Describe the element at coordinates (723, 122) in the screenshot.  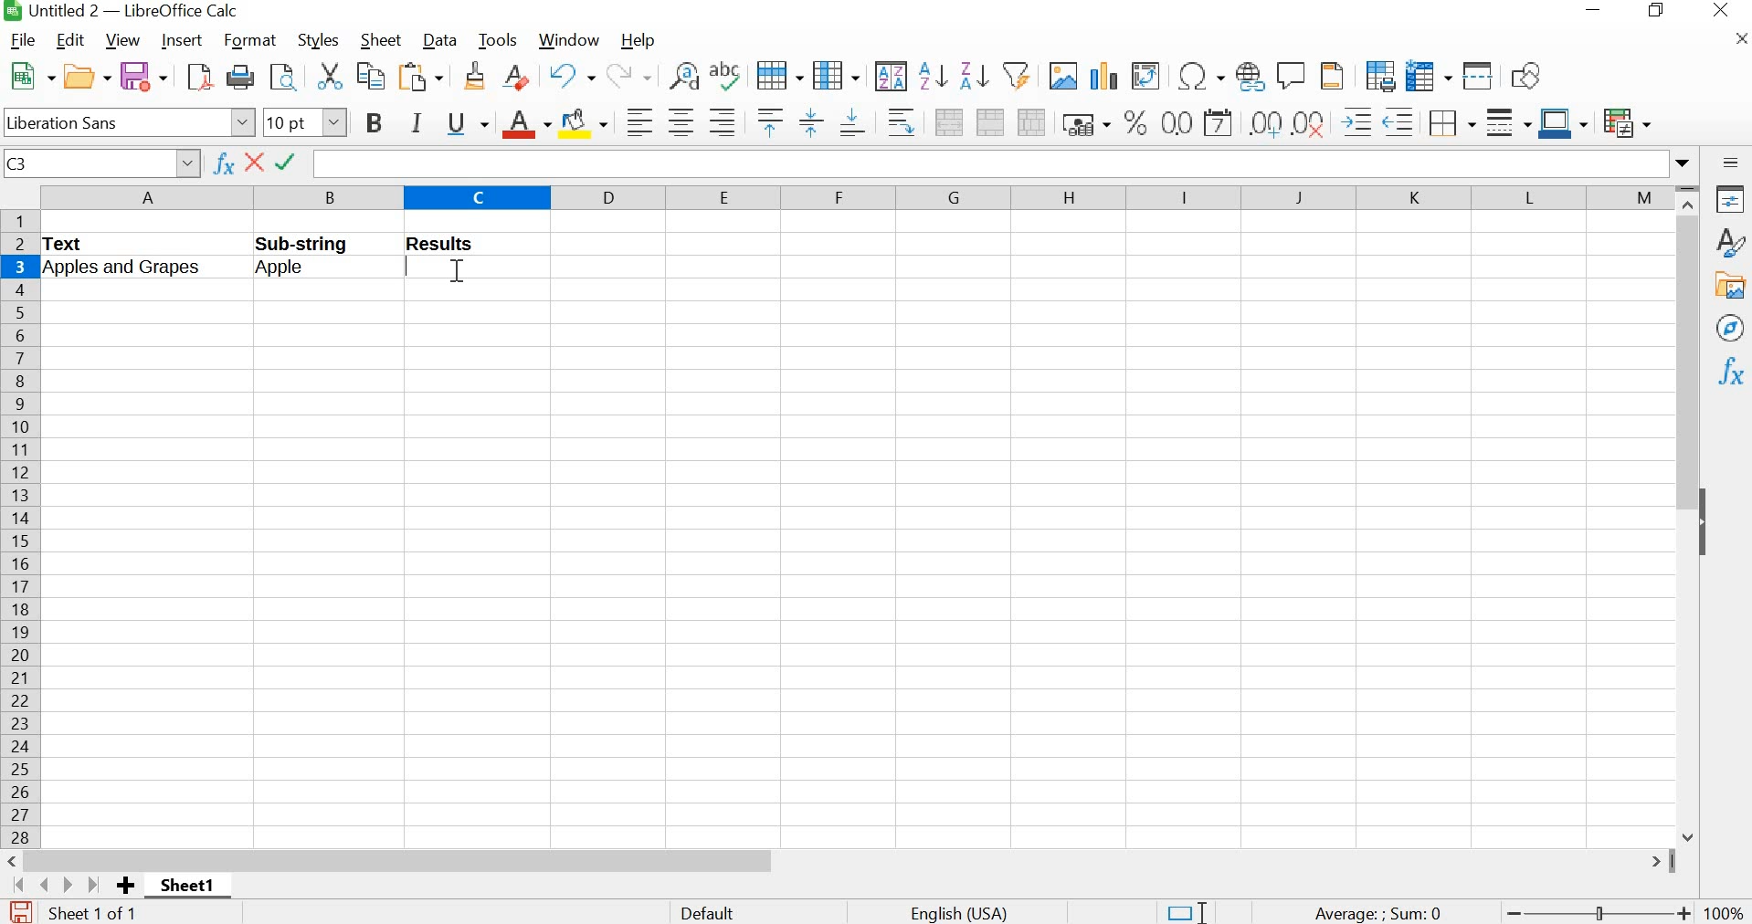
I see `align right` at that location.